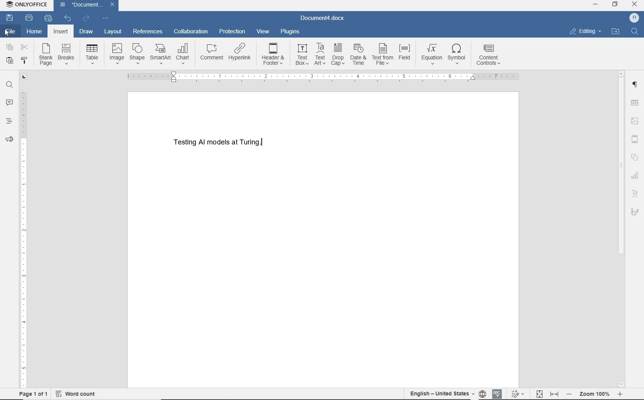 Image resolution: width=644 pixels, height=400 pixels. What do you see at coordinates (322, 17) in the screenshot?
I see `Document4.docx(document name)` at bounding box center [322, 17].